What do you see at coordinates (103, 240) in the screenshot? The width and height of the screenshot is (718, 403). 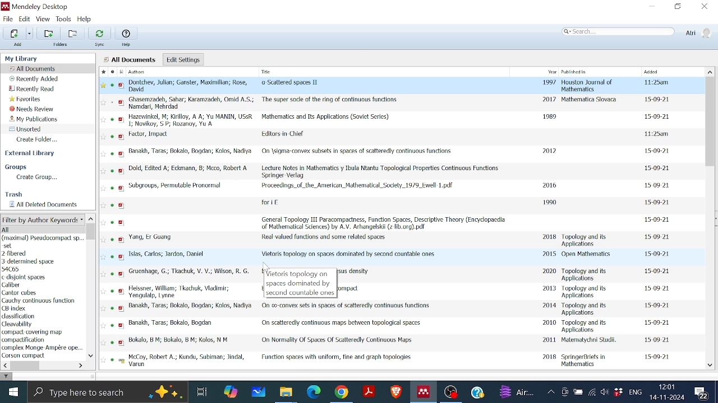 I see `Favourite` at bounding box center [103, 240].